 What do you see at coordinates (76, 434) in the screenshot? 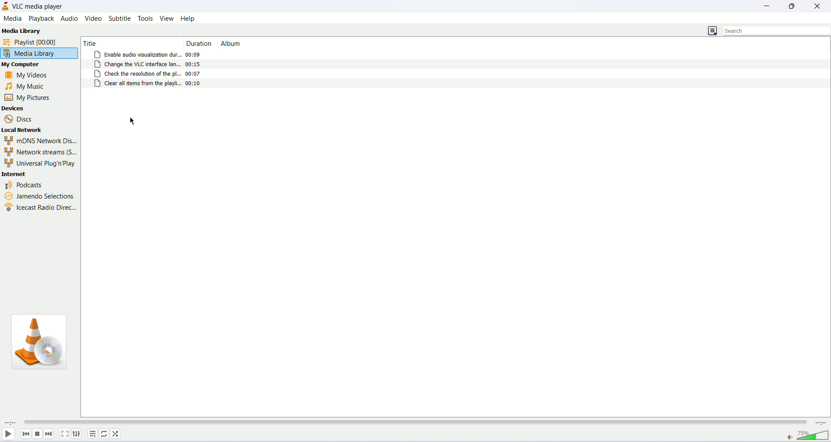
I see `extended settings` at bounding box center [76, 434].